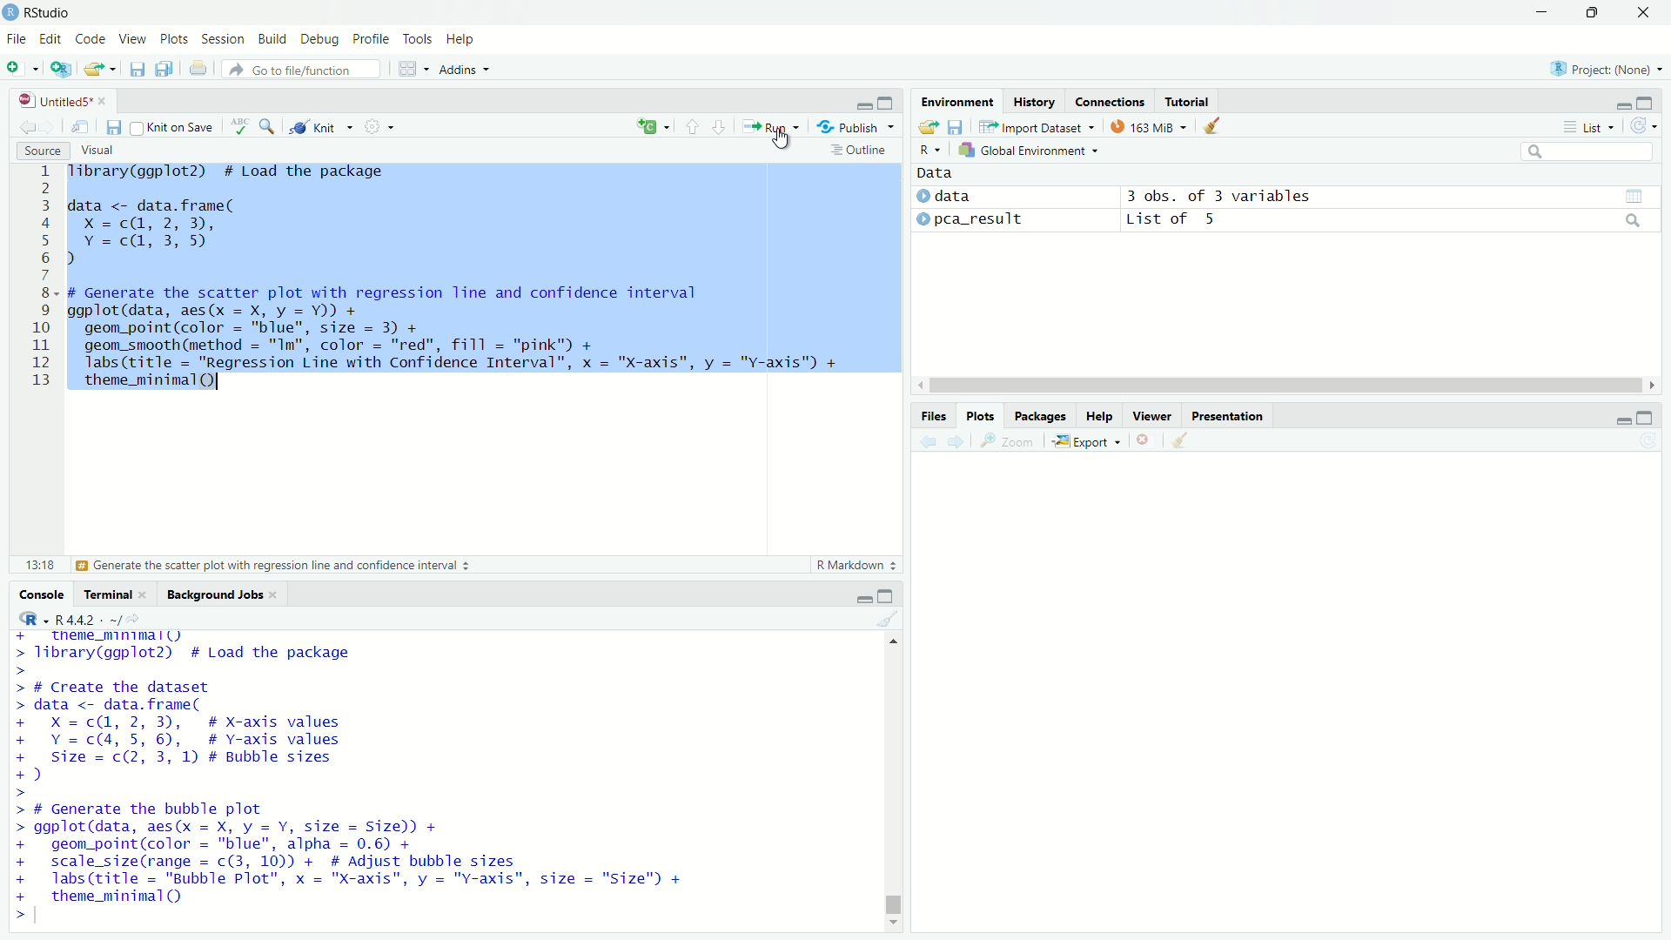 The image size is (1671, 940). What do you see at coordinates (136, 69) in the screenshot?
I see `Save current document` at bounding box center [136, 69].